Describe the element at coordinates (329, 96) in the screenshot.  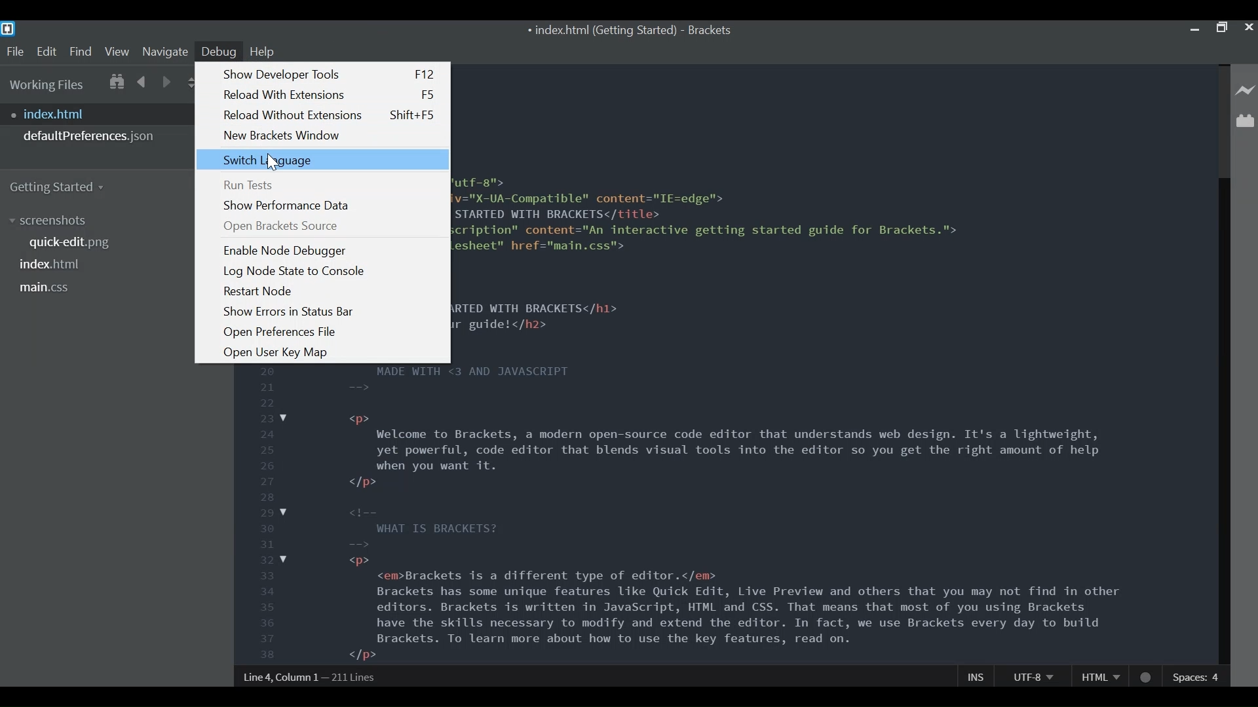
I see `Reload with Extensions` at that location.